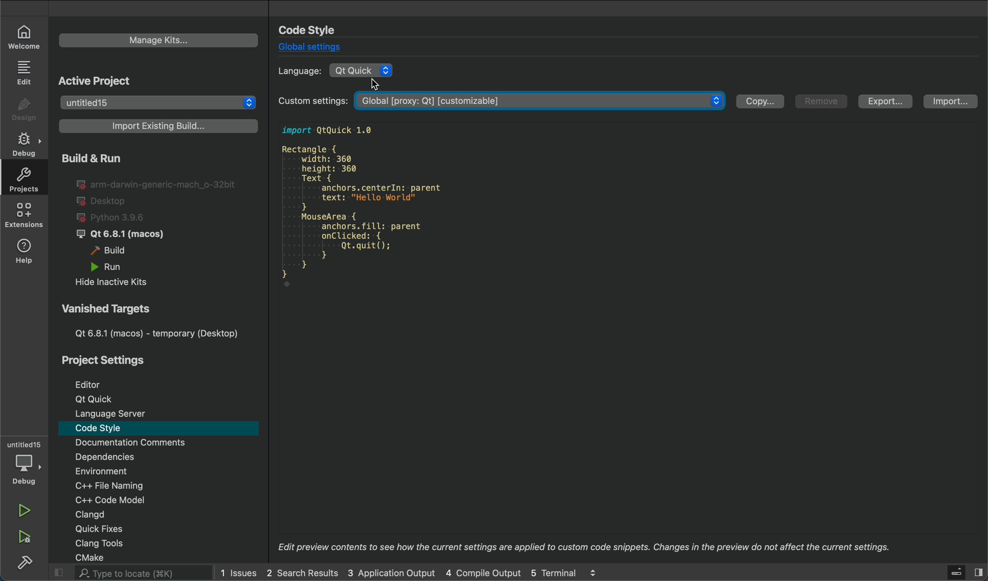 The width and height of the screenshot is (988, 581). Describe the element at coordinates (120, 499) in the screenshot. I see `c-- code modal` at that location.